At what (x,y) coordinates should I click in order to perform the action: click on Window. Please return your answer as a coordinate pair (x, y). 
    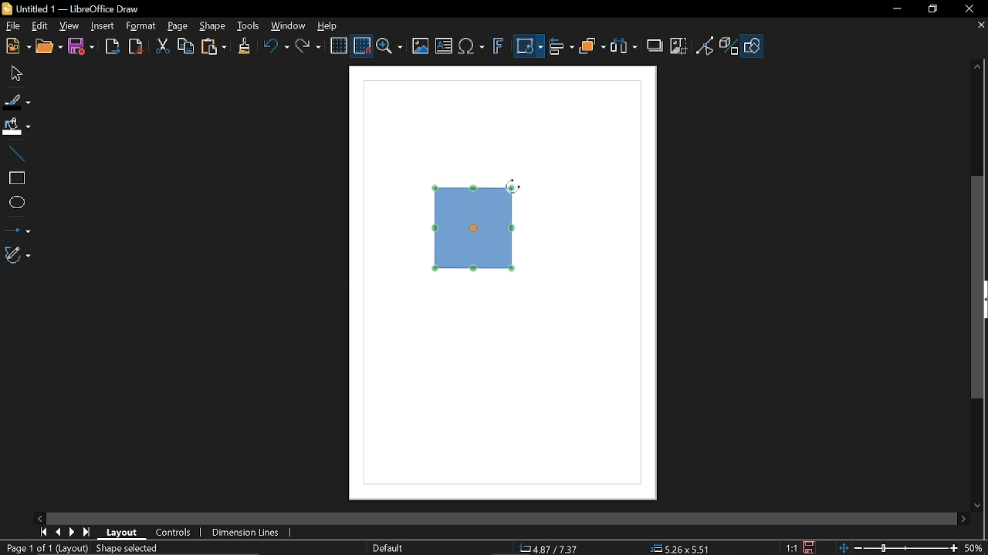
    Looking at the image, I should click on (289, 25).